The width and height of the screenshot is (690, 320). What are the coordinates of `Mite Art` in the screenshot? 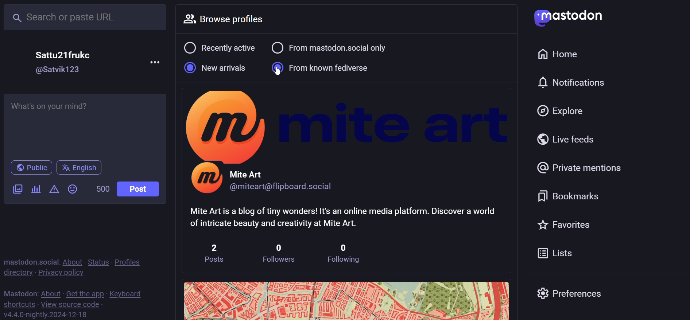 It's located at (249, 171).